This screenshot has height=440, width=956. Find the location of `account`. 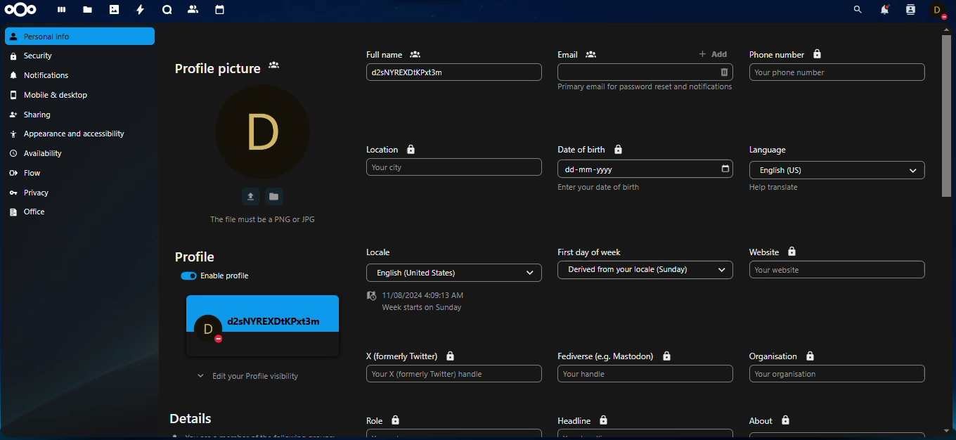

account is located at coordinates (937, 10).